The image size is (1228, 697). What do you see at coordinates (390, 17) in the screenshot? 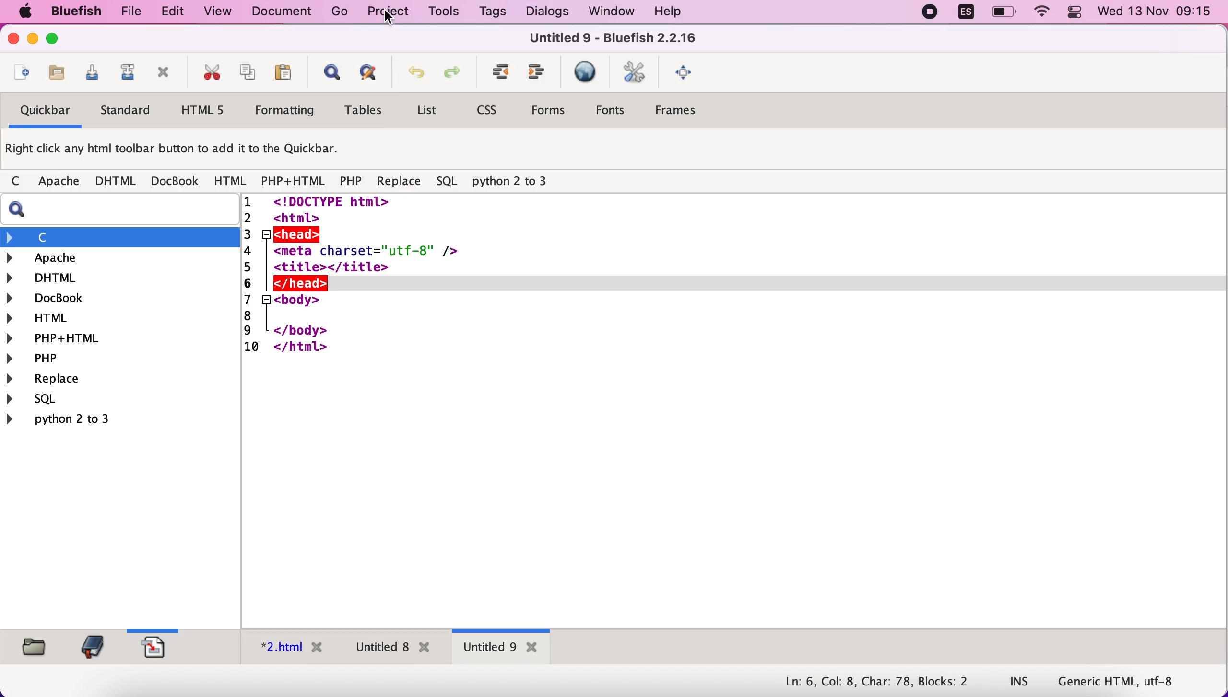
I see `cursor` at bounding box center [390, 17].